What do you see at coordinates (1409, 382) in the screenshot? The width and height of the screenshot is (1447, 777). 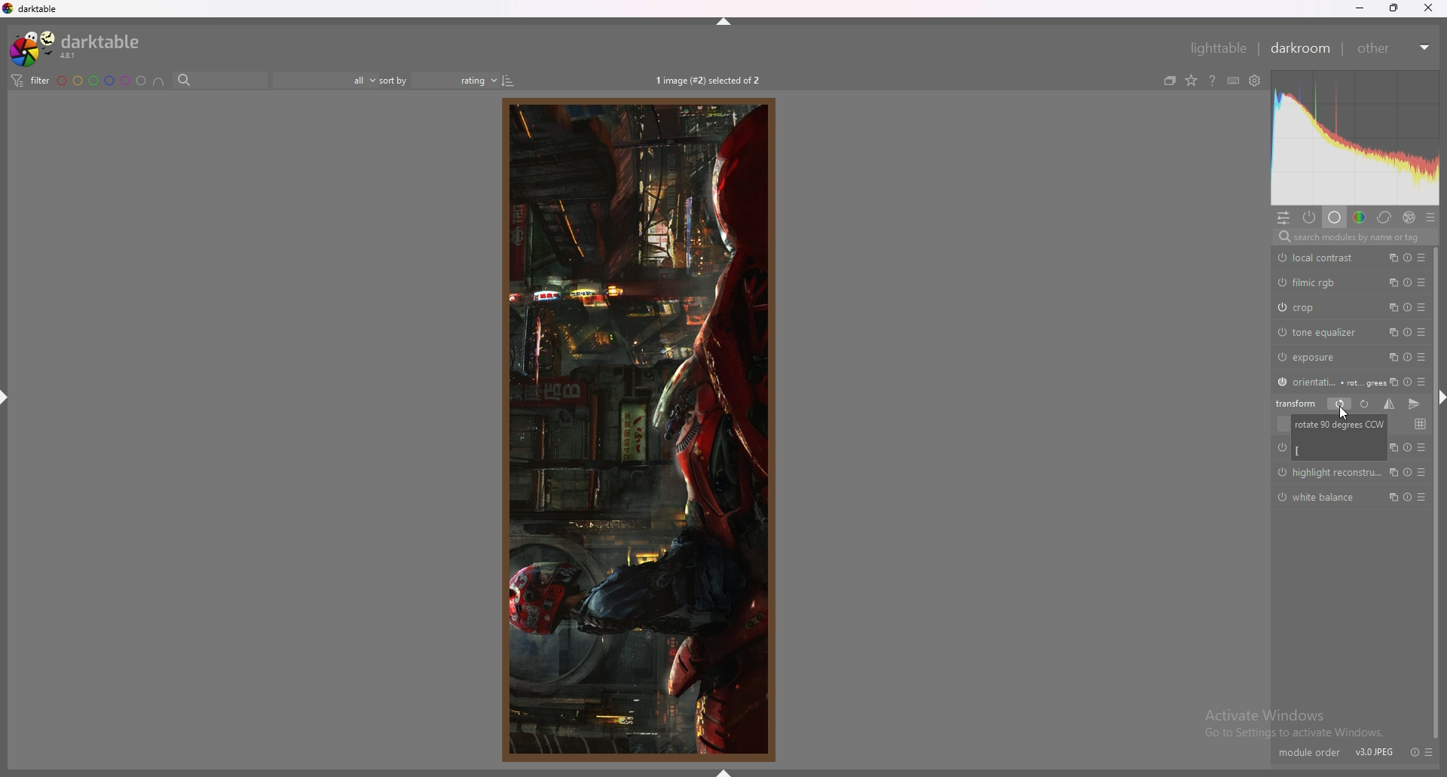 I see `reset` at bounding box center [1409, 382].